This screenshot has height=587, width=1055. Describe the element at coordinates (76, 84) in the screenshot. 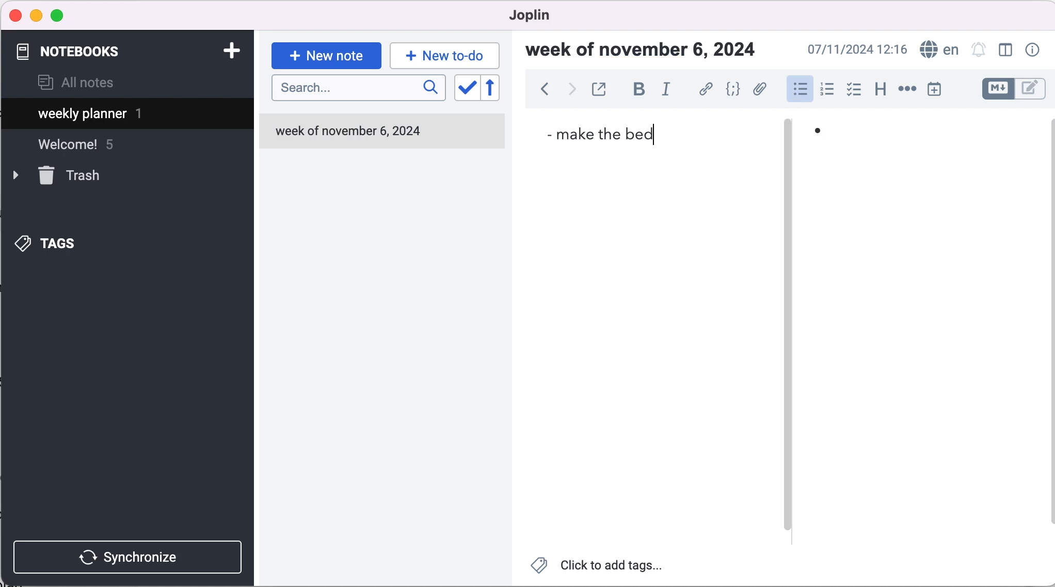

I see `all notes` at that location.